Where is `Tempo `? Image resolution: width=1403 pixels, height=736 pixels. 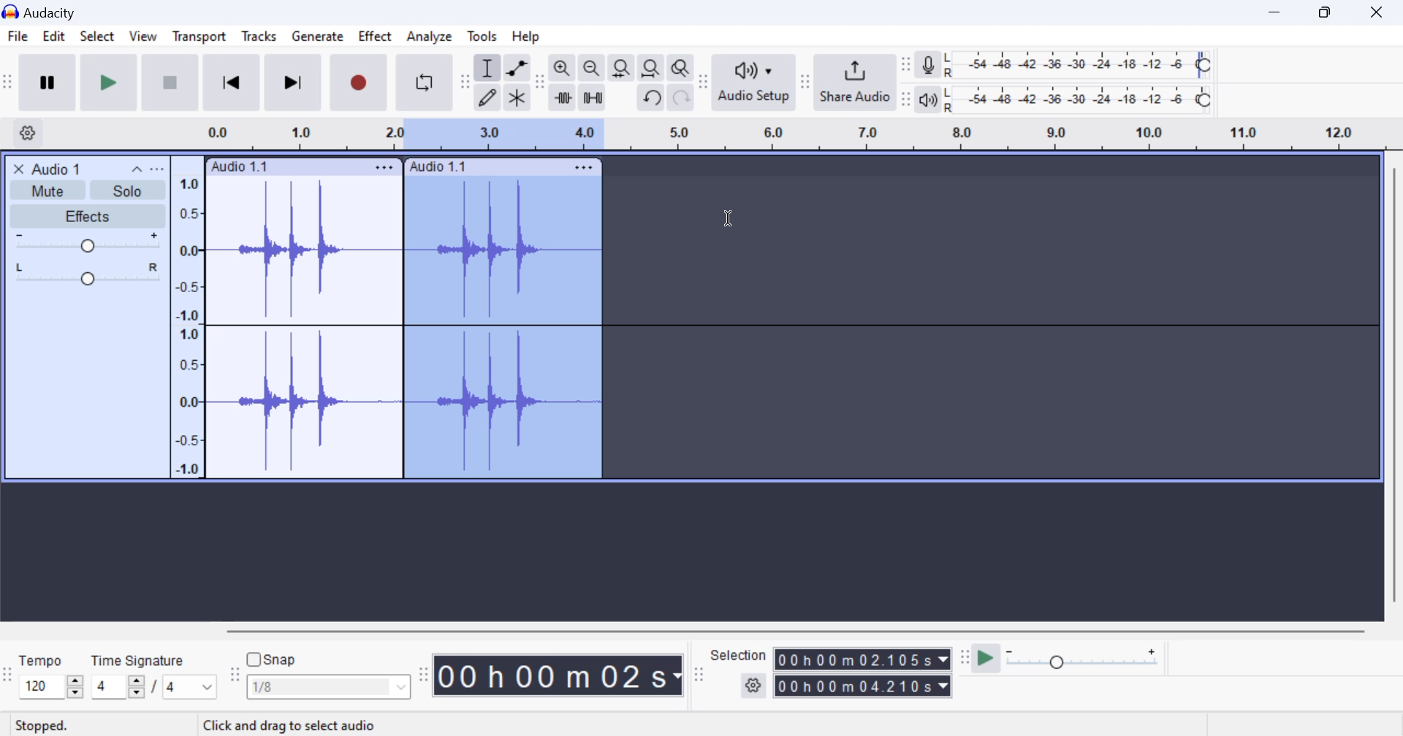
Tempo  is located at coordinates (42, 659).